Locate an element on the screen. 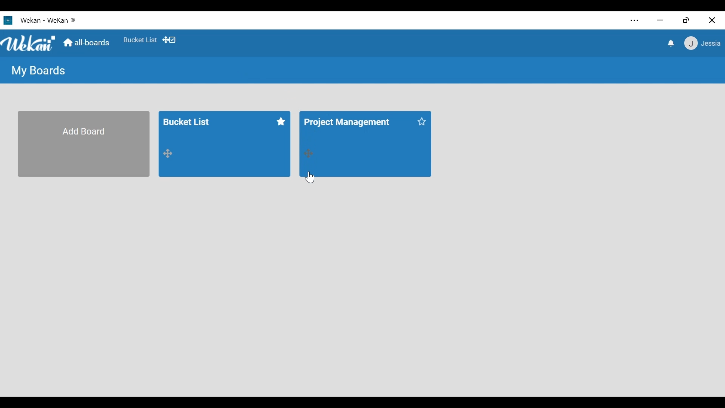  settings and more is located at coordinates (635, 21).